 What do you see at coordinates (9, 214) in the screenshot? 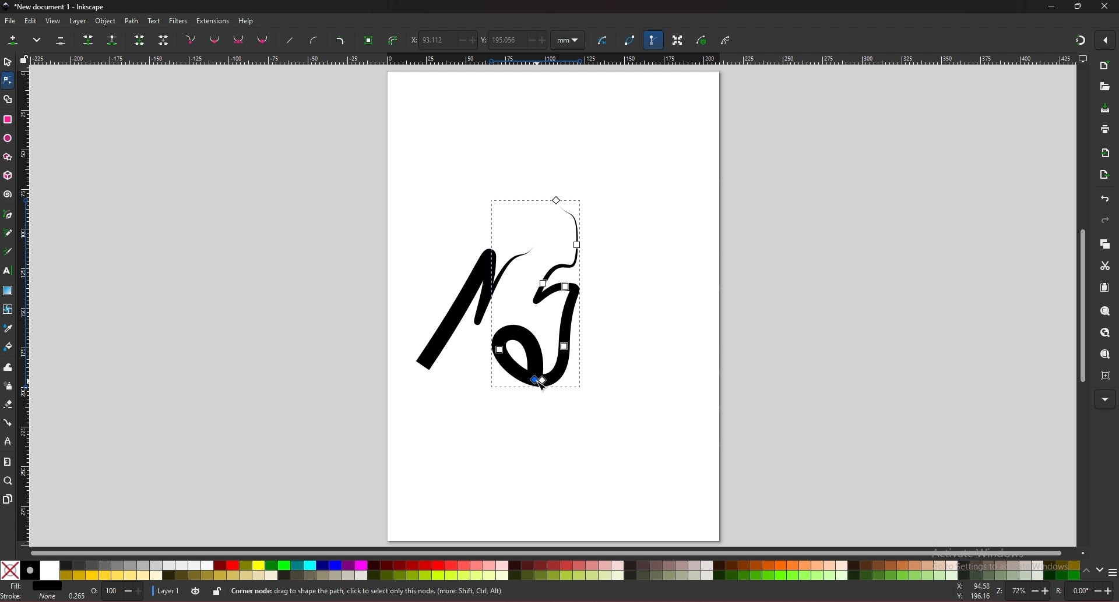
I see `pen` at bounding box center [9, 214].